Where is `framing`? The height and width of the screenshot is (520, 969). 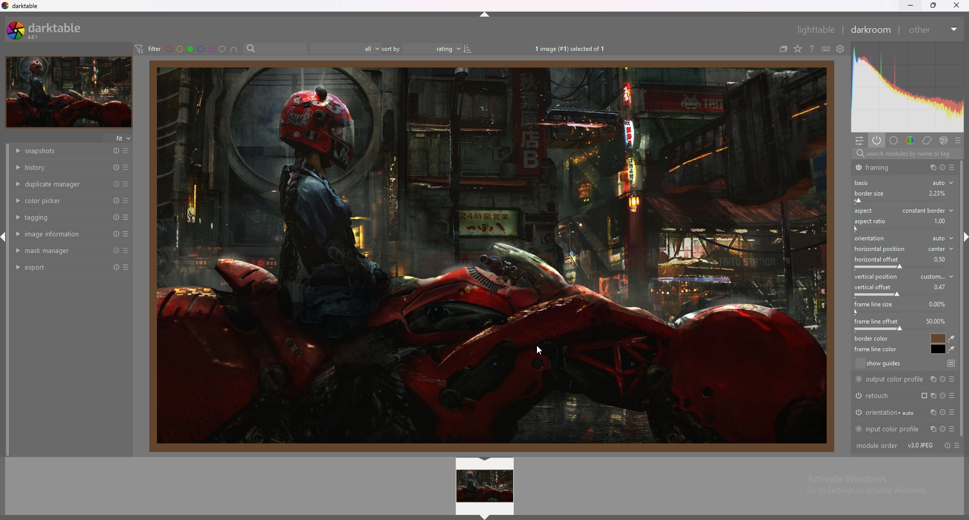
framing is located at coordinates (880, 167).